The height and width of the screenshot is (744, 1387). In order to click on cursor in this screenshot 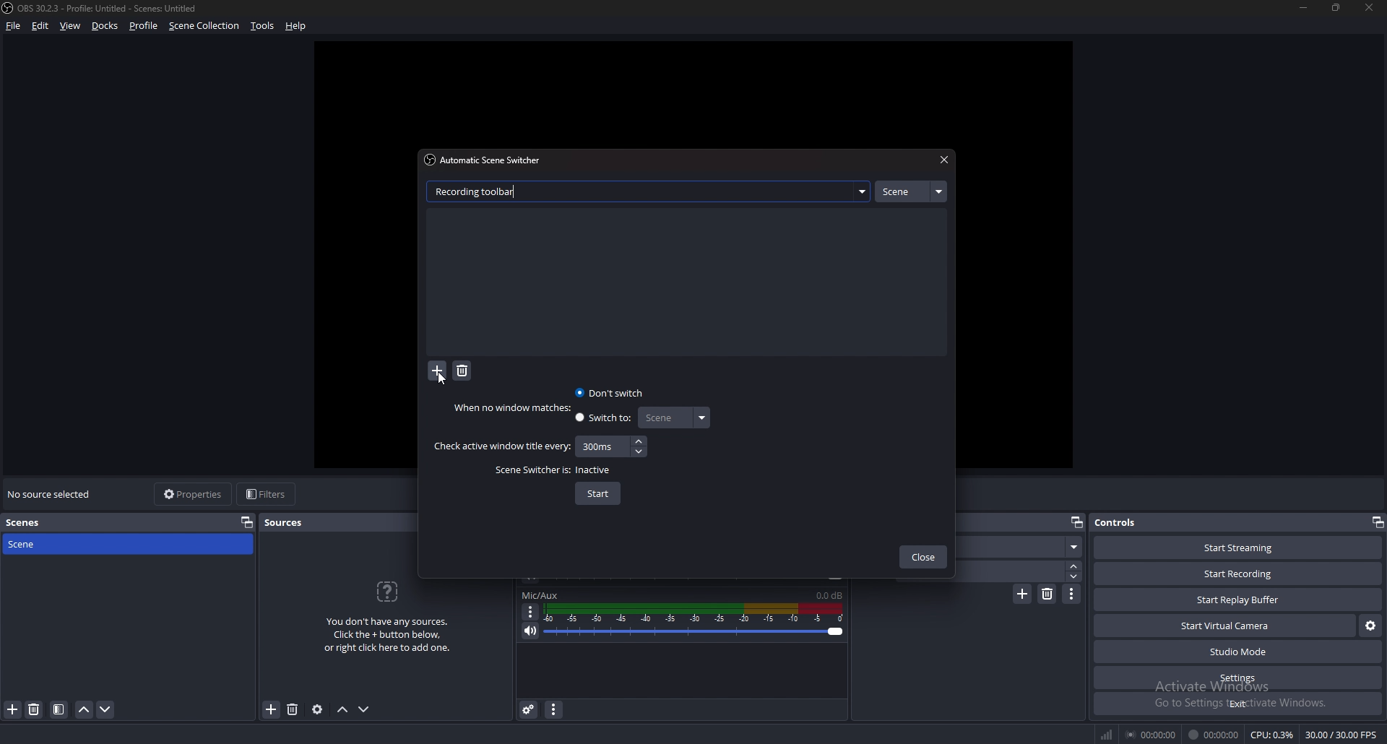, I will do `click(444, 377)`.